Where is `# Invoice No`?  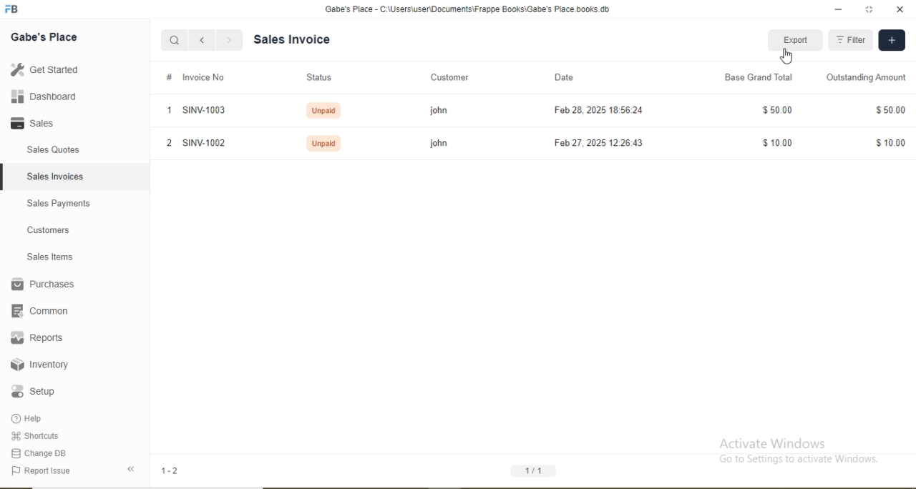
# Invoice No is located at coordinates (191, 77).